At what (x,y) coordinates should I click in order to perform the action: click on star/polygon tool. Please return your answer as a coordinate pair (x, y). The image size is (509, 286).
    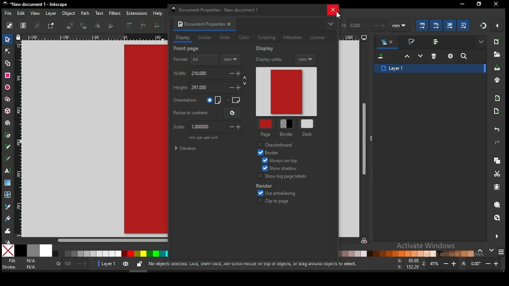
    Looking at the image, I should click on (8, 99).